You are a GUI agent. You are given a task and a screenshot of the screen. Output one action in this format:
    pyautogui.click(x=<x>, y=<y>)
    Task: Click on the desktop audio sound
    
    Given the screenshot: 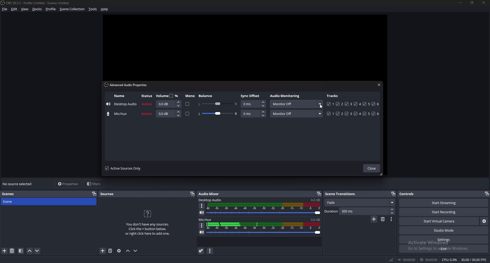 What is the action you would take?
    pyautogui.click(x=315, y=200)
    